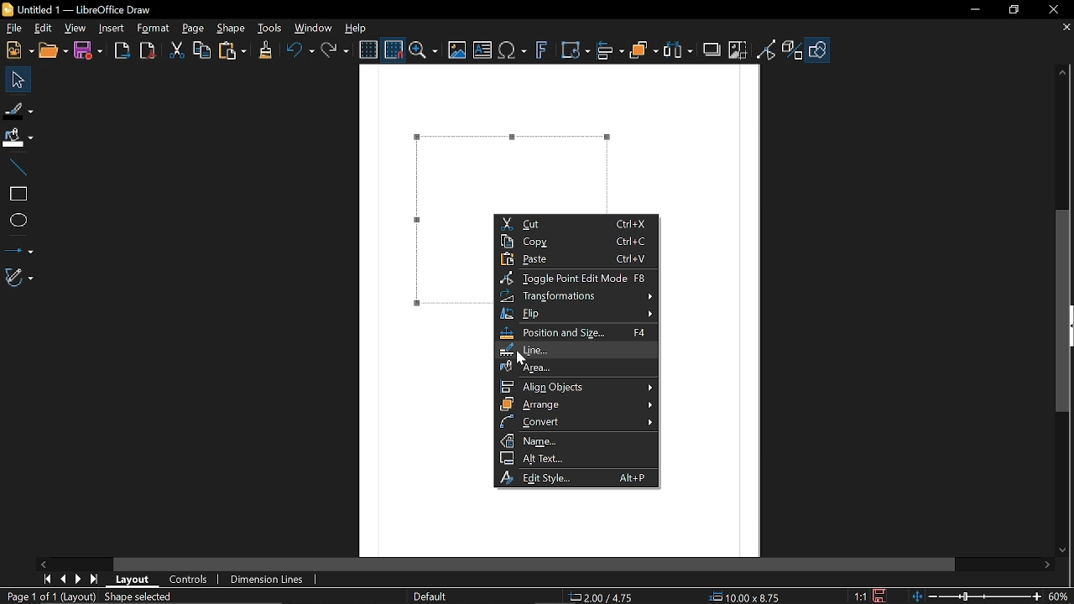 This screenshot has height=604, width=1074. I want to click on Tools, so click(270, 28).